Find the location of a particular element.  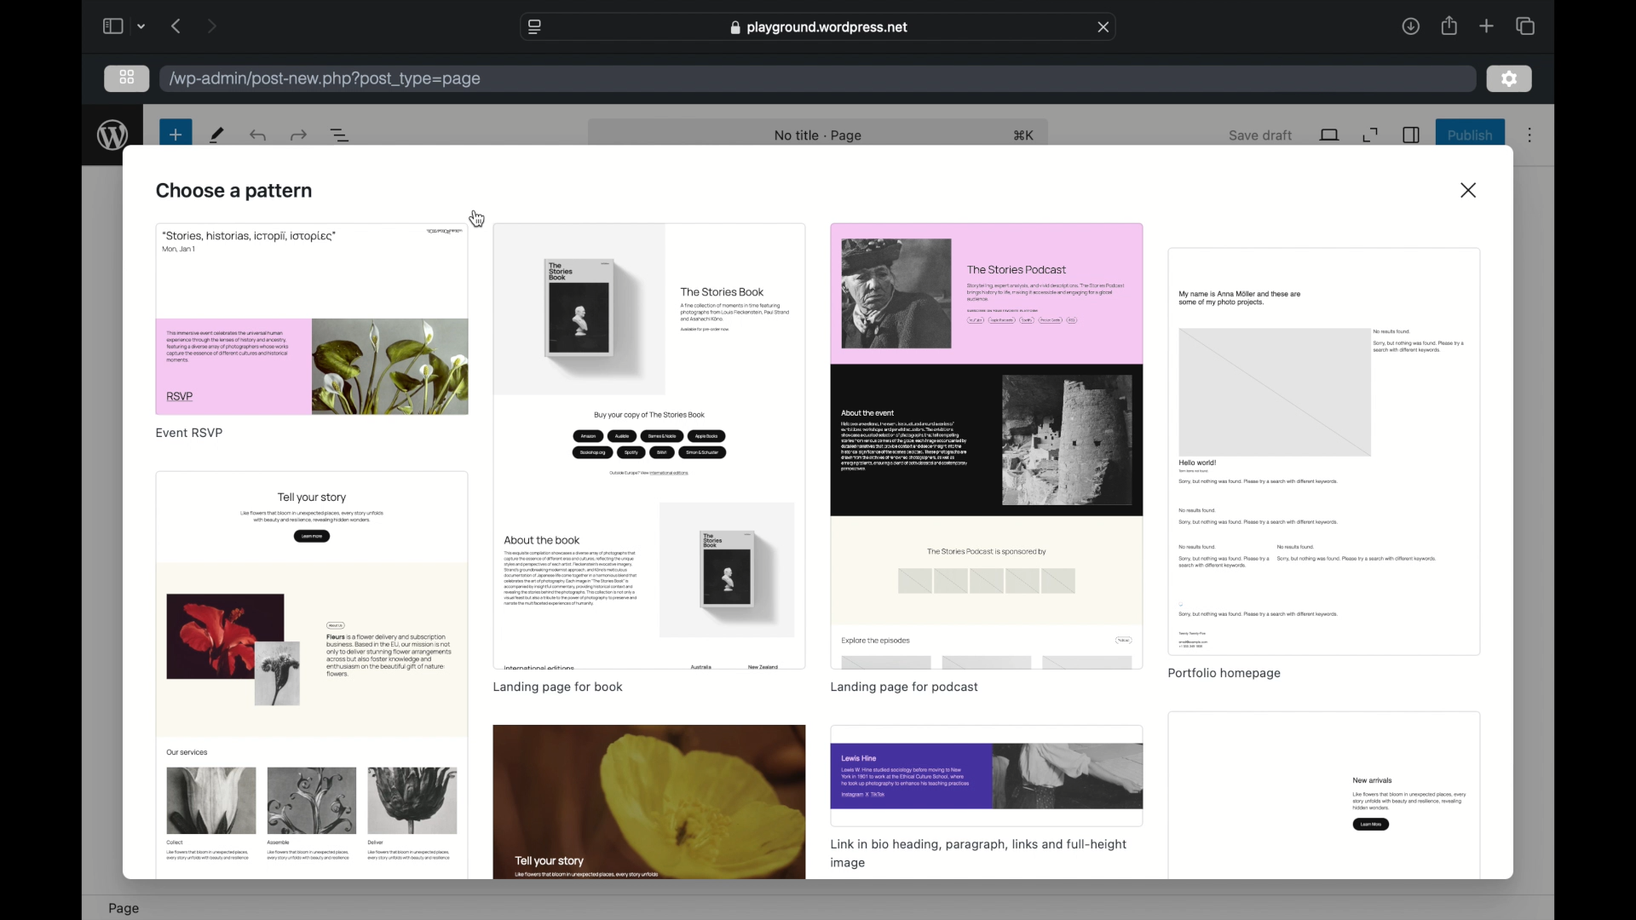

next is located at coordinates (211, 26).